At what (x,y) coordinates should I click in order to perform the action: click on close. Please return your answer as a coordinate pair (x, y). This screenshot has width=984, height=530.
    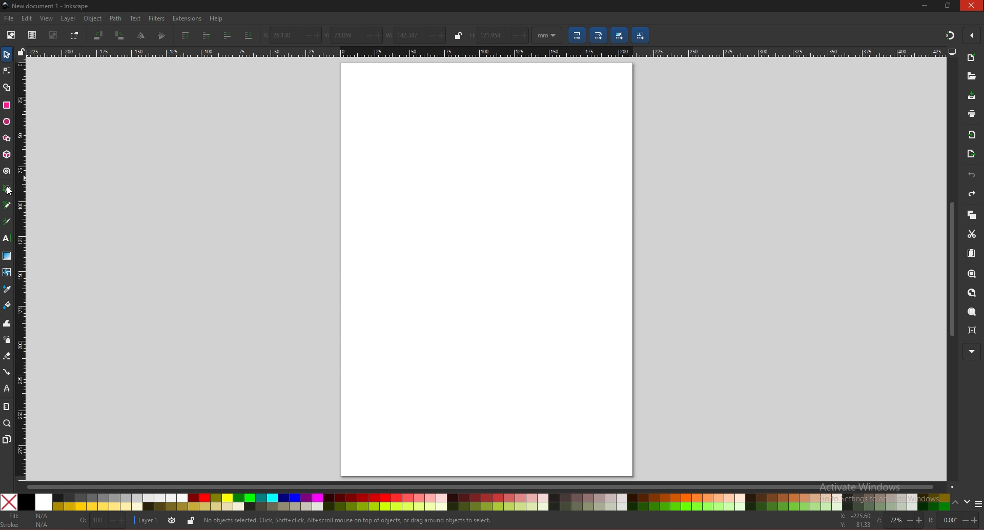
    Looking at the image, I should click on (972, 5).